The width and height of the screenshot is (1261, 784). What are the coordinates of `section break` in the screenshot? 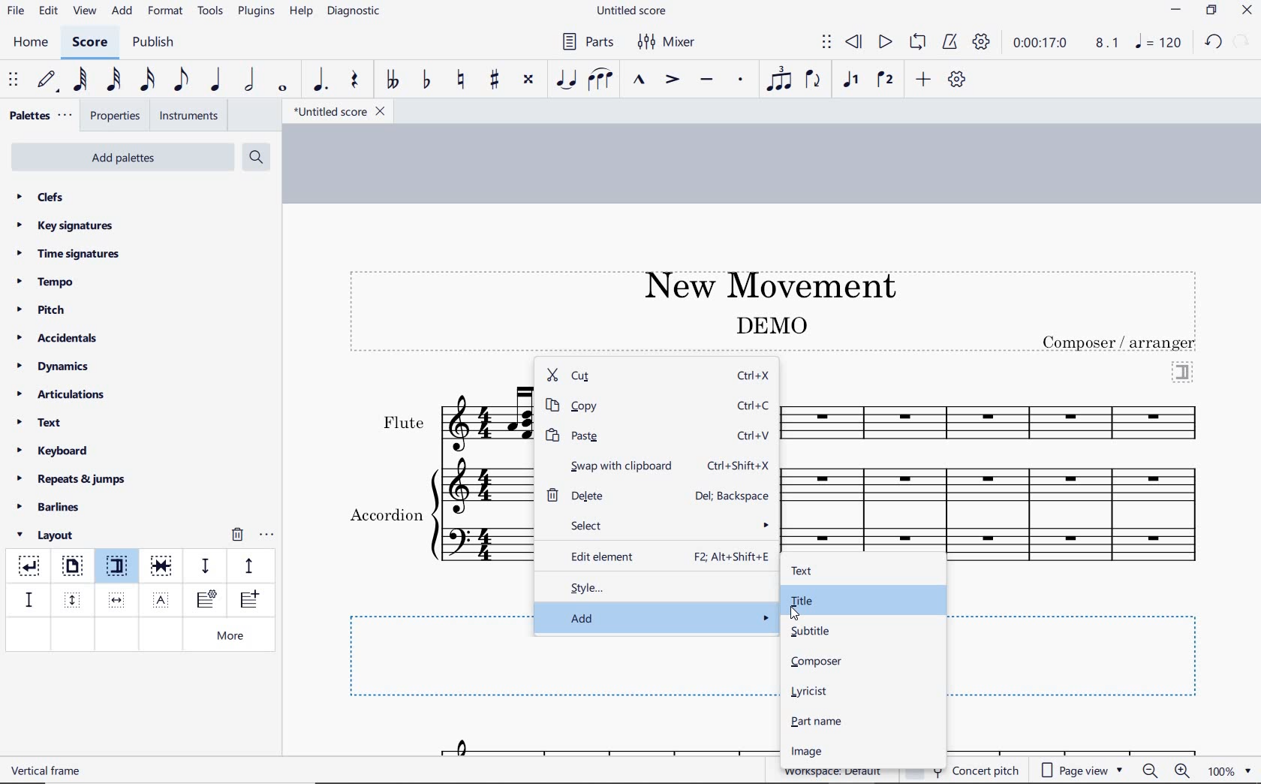 It's located at (120, 568).